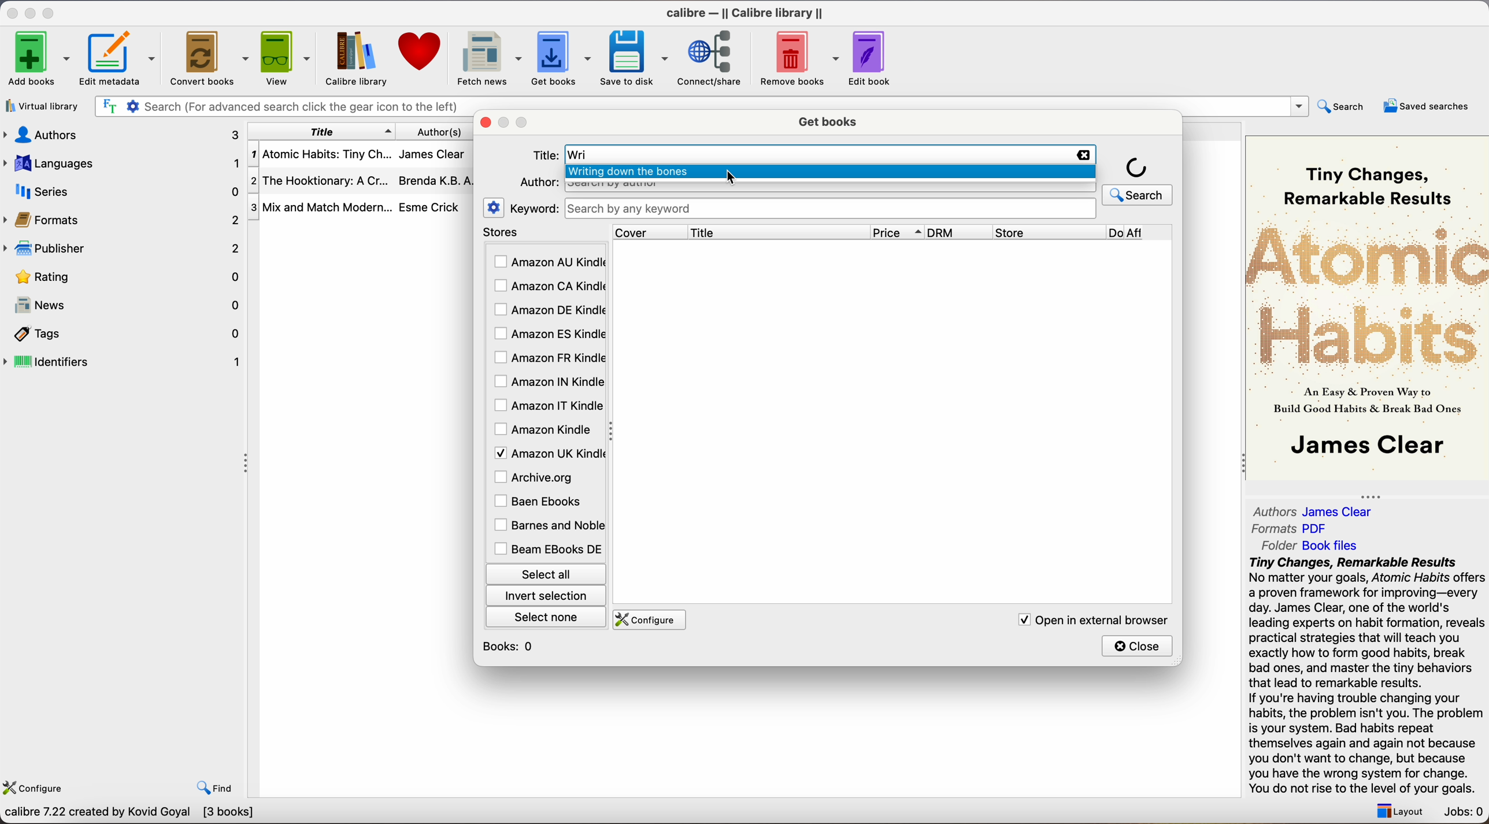  Describe the element at coordinates (547, 310) in the screenshot. I see `amazon DE Kindle` at that location.